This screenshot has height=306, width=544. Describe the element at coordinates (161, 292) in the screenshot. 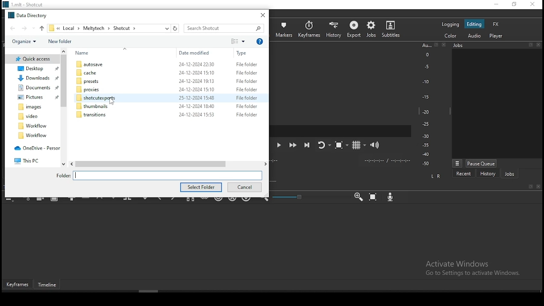

I see `scroll bar` at that location.